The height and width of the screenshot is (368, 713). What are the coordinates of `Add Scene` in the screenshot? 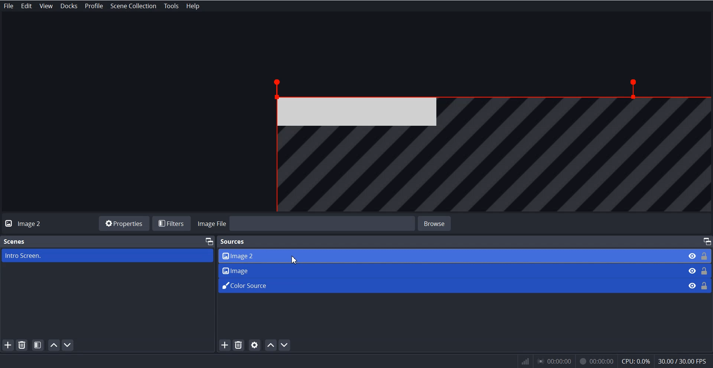 It's located at (8, 345).